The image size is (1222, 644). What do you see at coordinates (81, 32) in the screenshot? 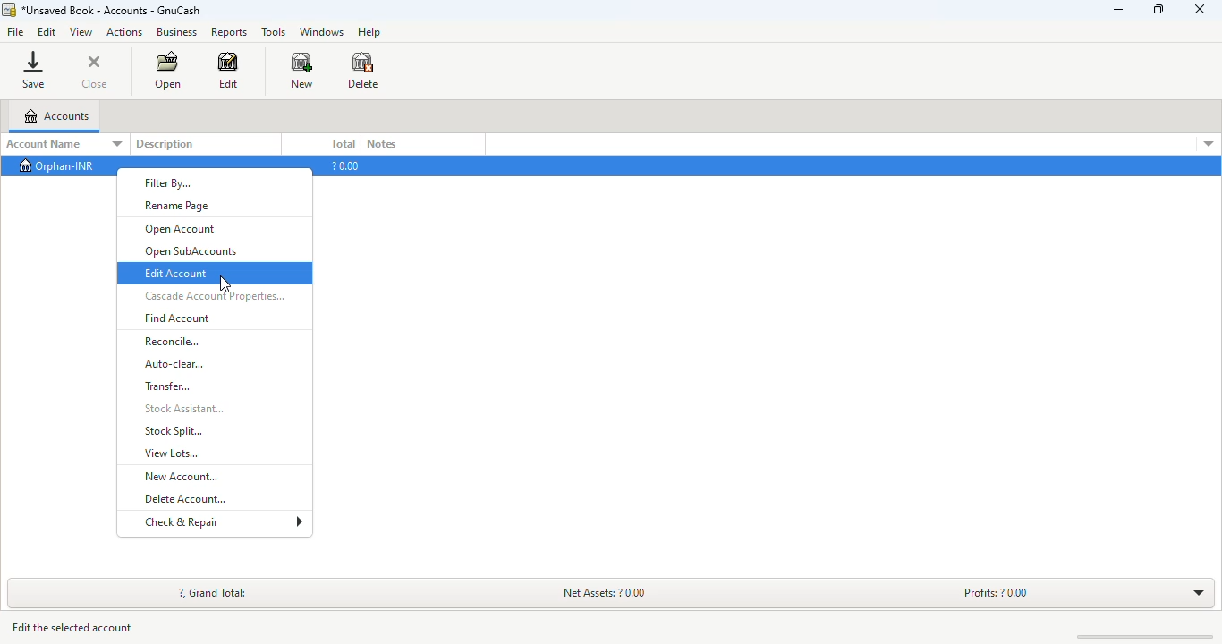
I see `view` at bounding box center [81, 32].